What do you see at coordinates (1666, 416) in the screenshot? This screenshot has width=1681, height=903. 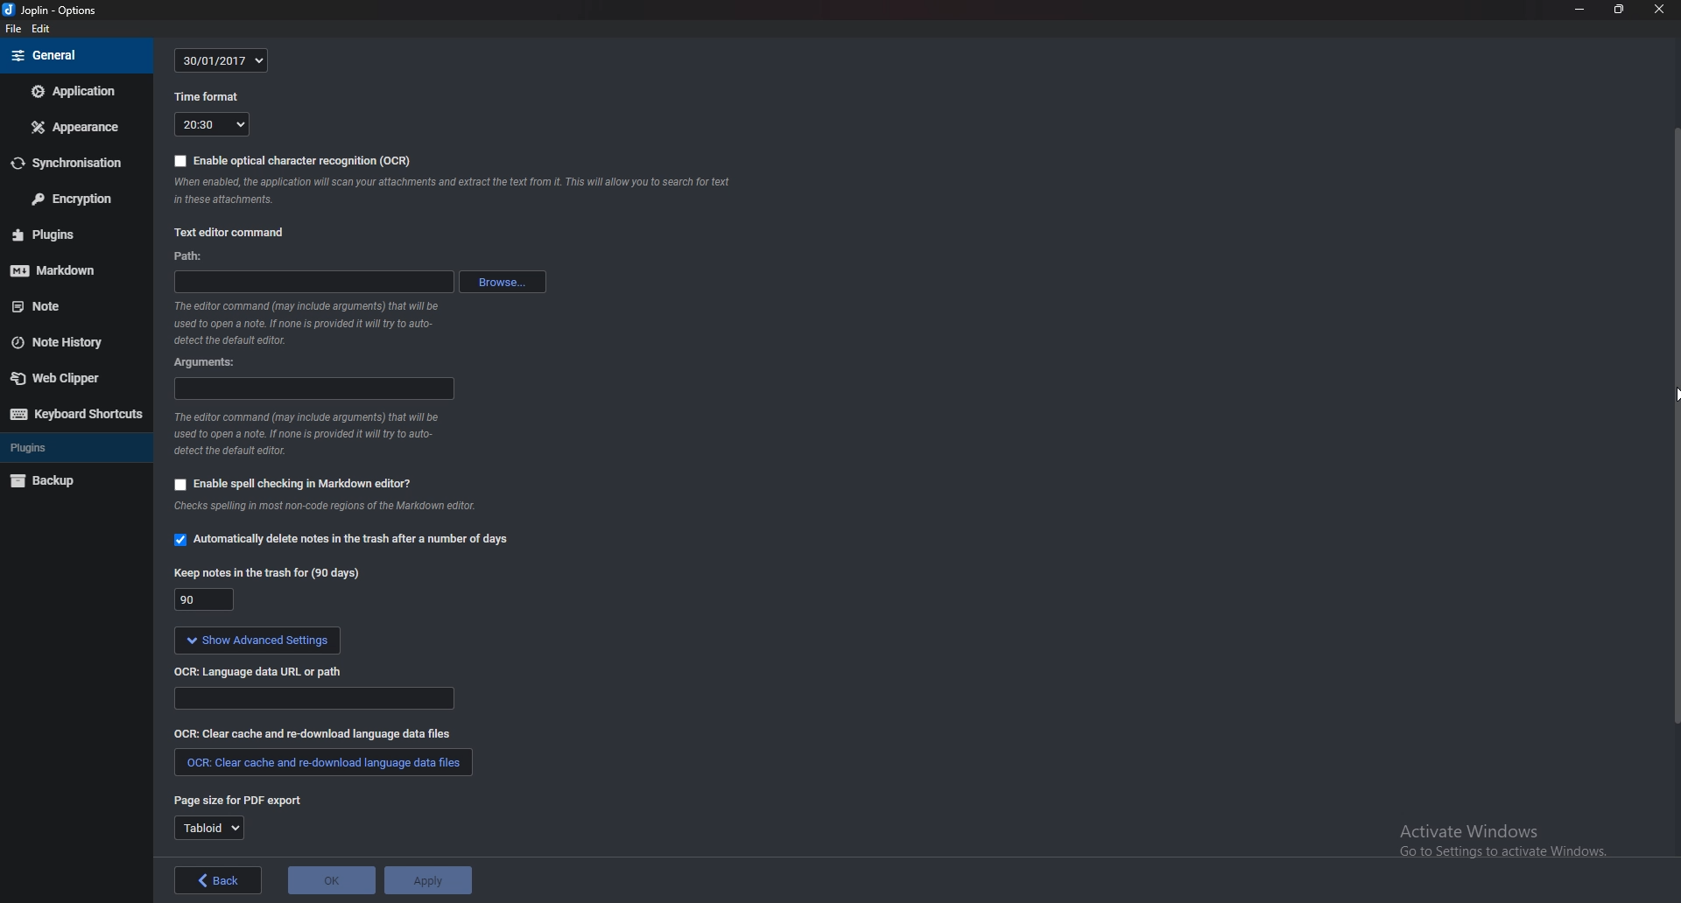 I see `Scroll bar` at bounding box center [1666, 416].